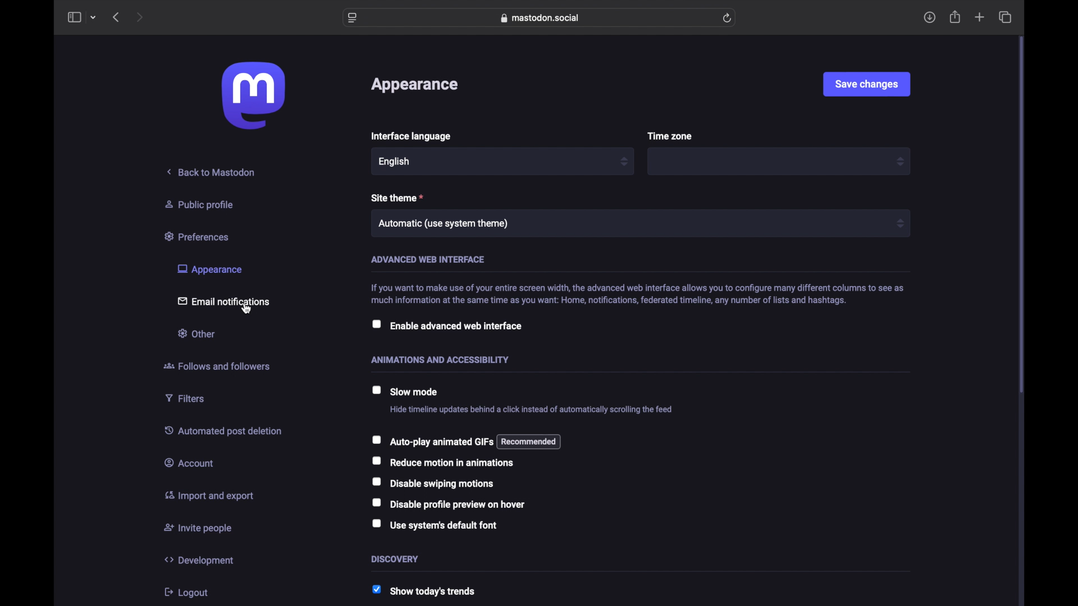 The image size is (1078, 606). I want to click on cursor, so click(248, 310).